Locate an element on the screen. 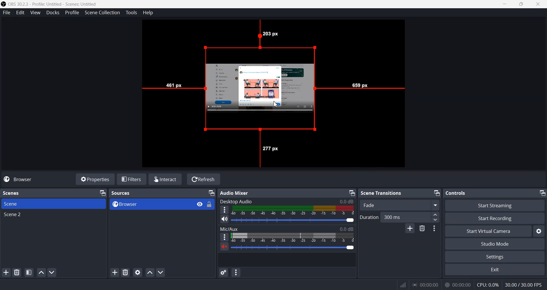 The width and height of the screenshot is (547, 290). Minimize is located at coordinates (352, 193).